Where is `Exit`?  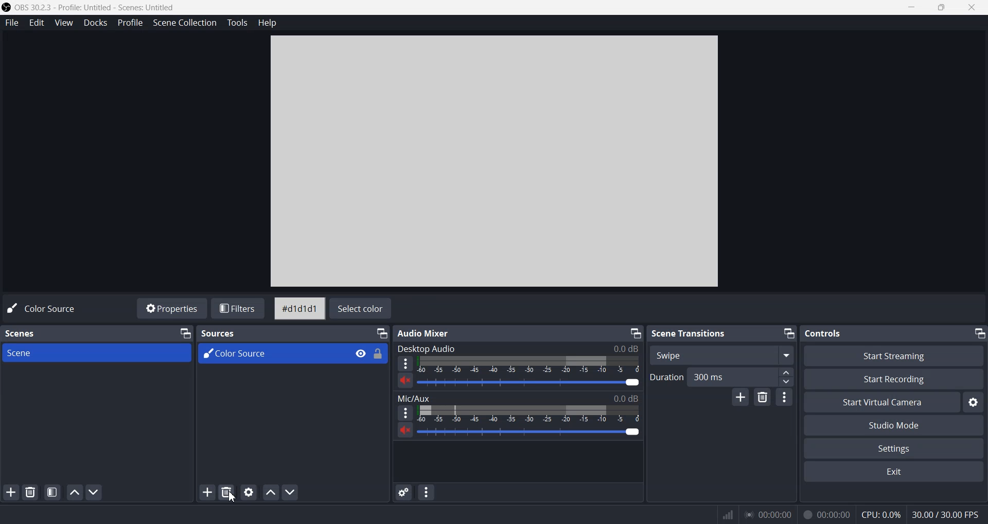 Exit is located at coordinates (893, 472).